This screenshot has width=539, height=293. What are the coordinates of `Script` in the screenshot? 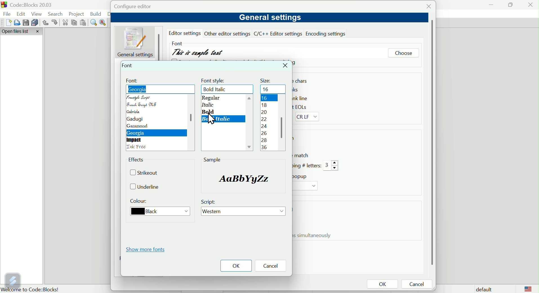 It's located at (210, 202).